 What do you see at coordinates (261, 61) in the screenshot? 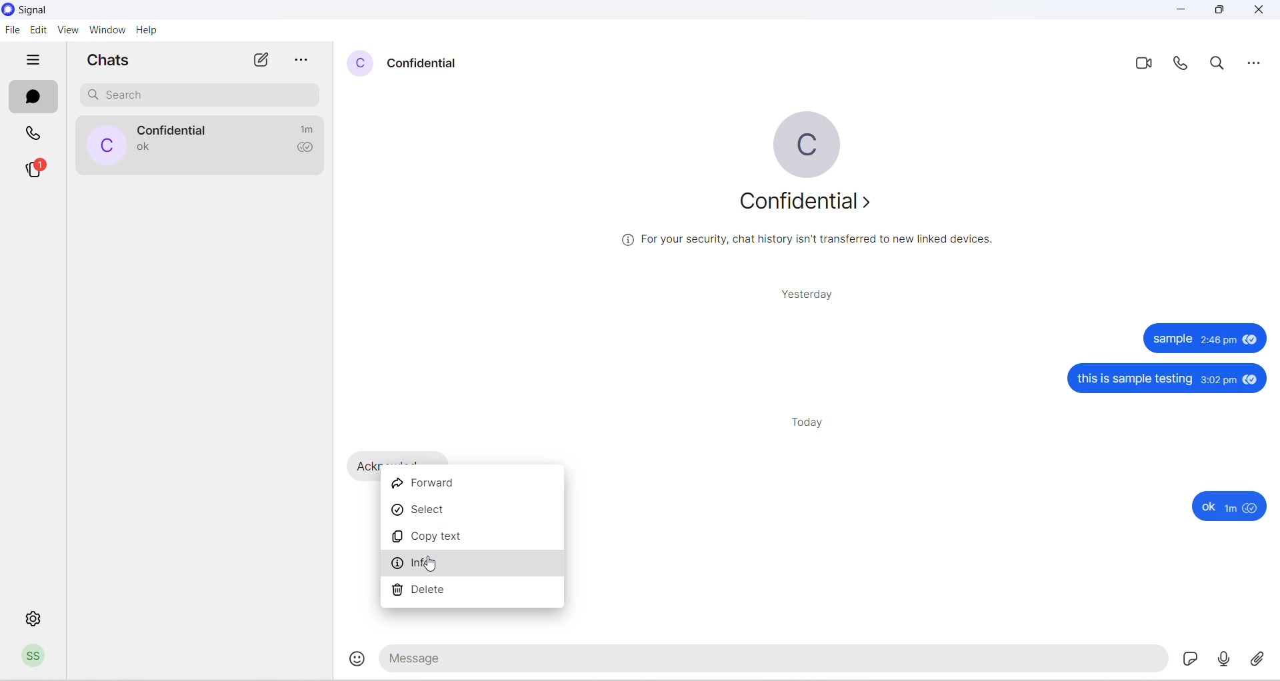
I see `new chat` at bounding box center [261, 61].